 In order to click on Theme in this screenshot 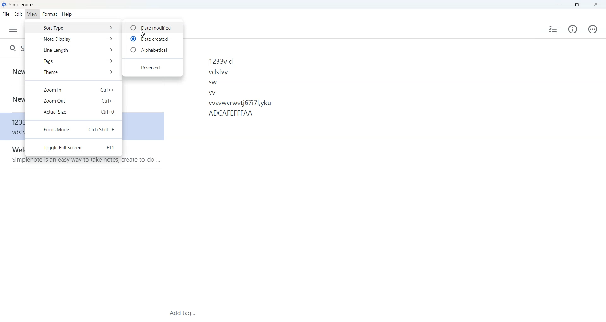, I will do `click(73, 73)`.